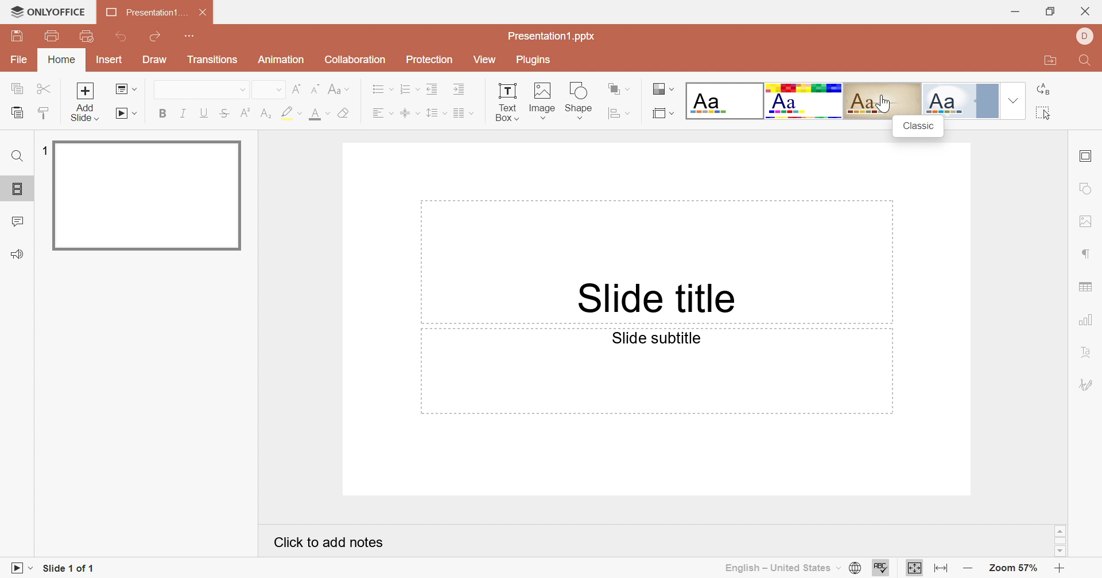 This screenshot has width=1102, height=578. I want to click on Signature settings, so click(1085, 386).